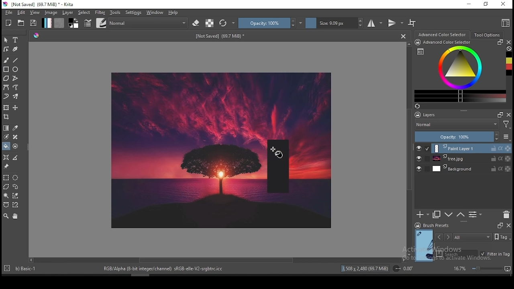 This screenshot has width=514, height=289. Describe the element at coordinates (6, 88) in the screenshot. I see `bezier curve tool` at that location.